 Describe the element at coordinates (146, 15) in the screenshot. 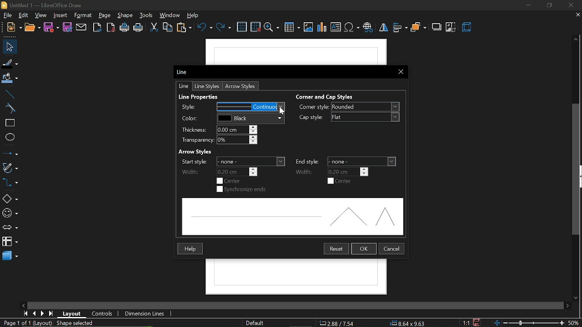

I see `tools` at that location.